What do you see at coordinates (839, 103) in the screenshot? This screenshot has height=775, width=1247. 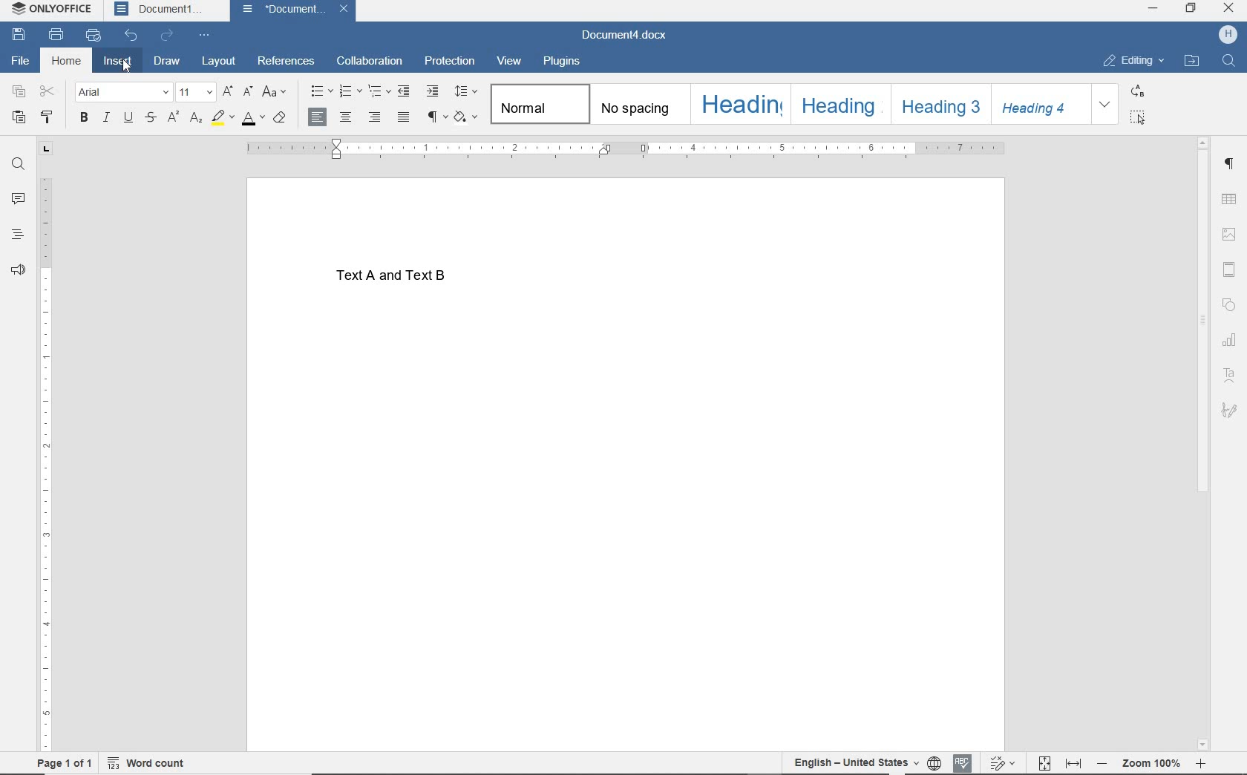 I see `HEADING 2` at bounding box center [839, 103].